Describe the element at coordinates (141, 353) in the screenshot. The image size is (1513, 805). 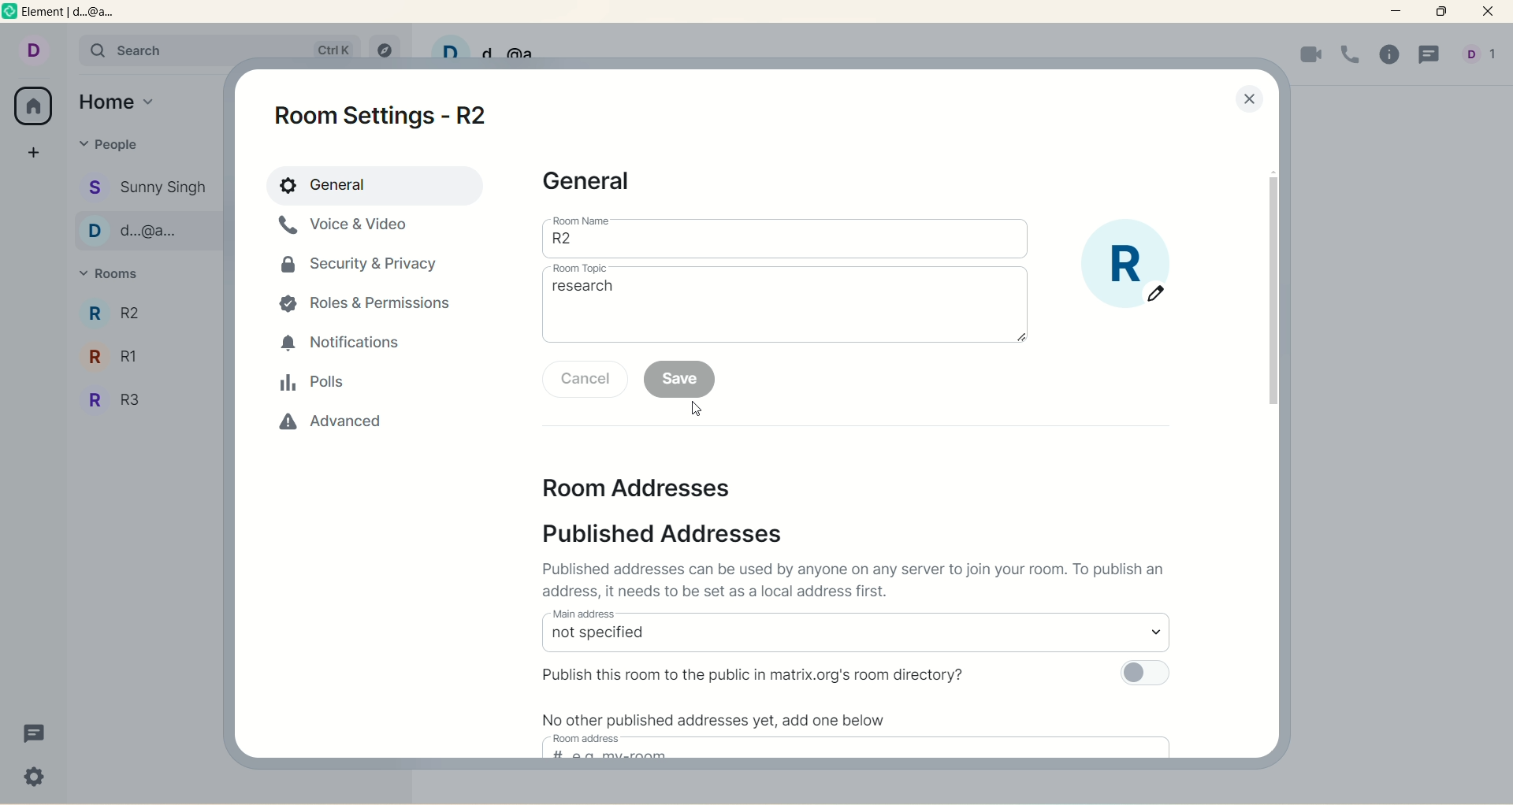
I see `R3` at that location.